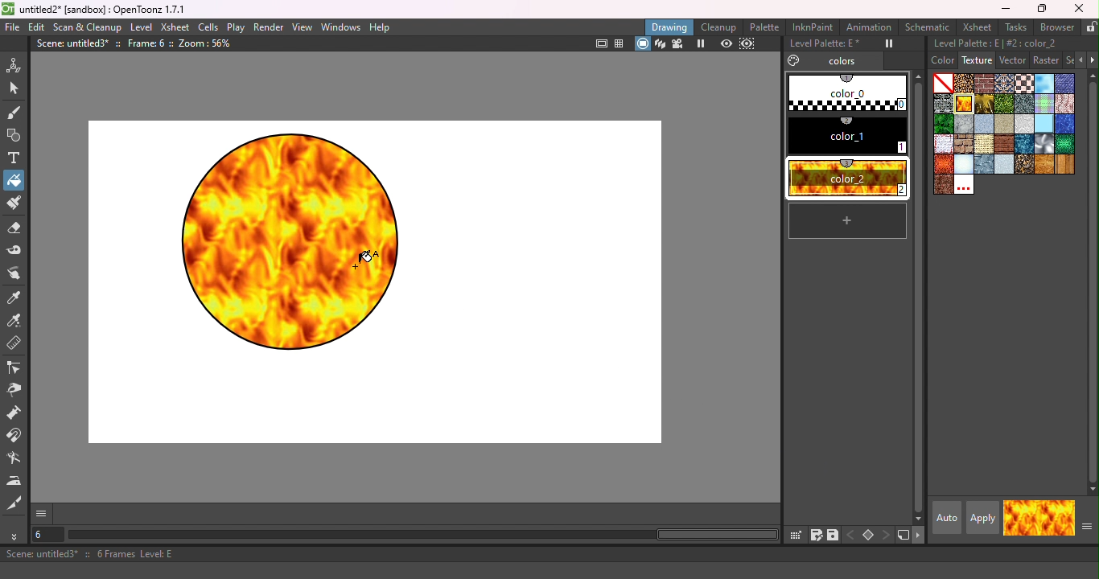 The image size is (1099, 579). I want to click on roughcanvas.bmp, so click(985, 145).